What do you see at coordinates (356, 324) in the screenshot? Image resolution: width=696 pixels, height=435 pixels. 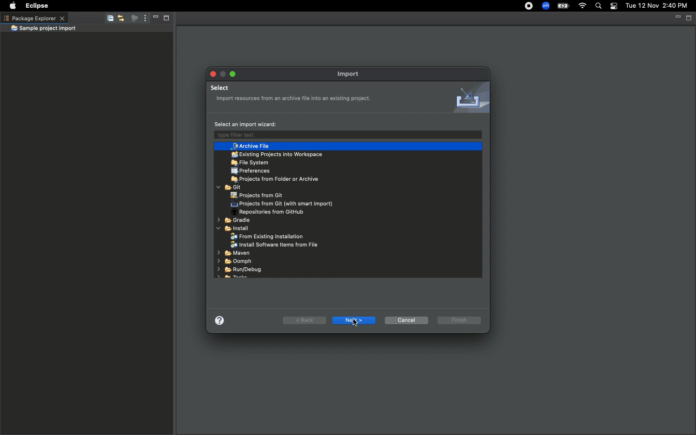 I see `Cursor` at bounding box center [356, 324].